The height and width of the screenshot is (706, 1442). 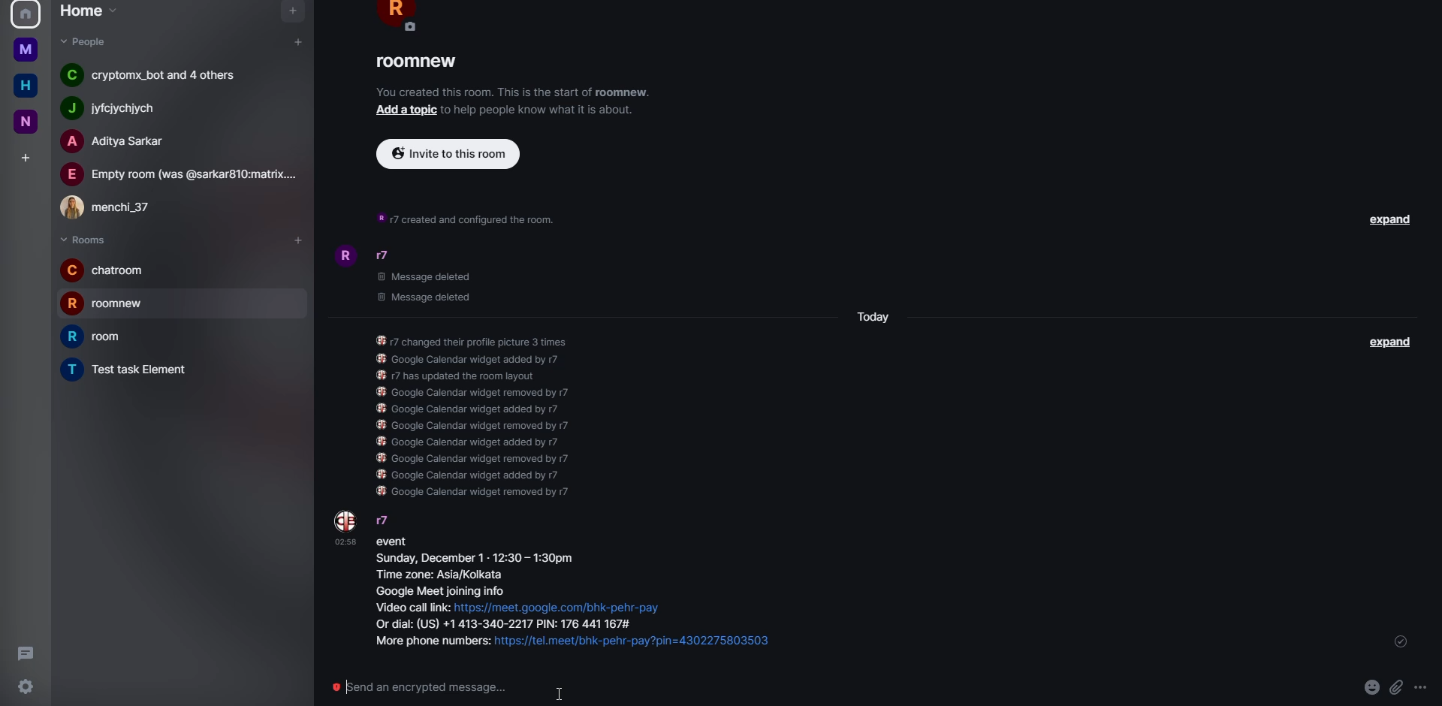 What do you see at coordinates (299, 41) in the screenshot?
I see `add` at bounding box center [299, 41].